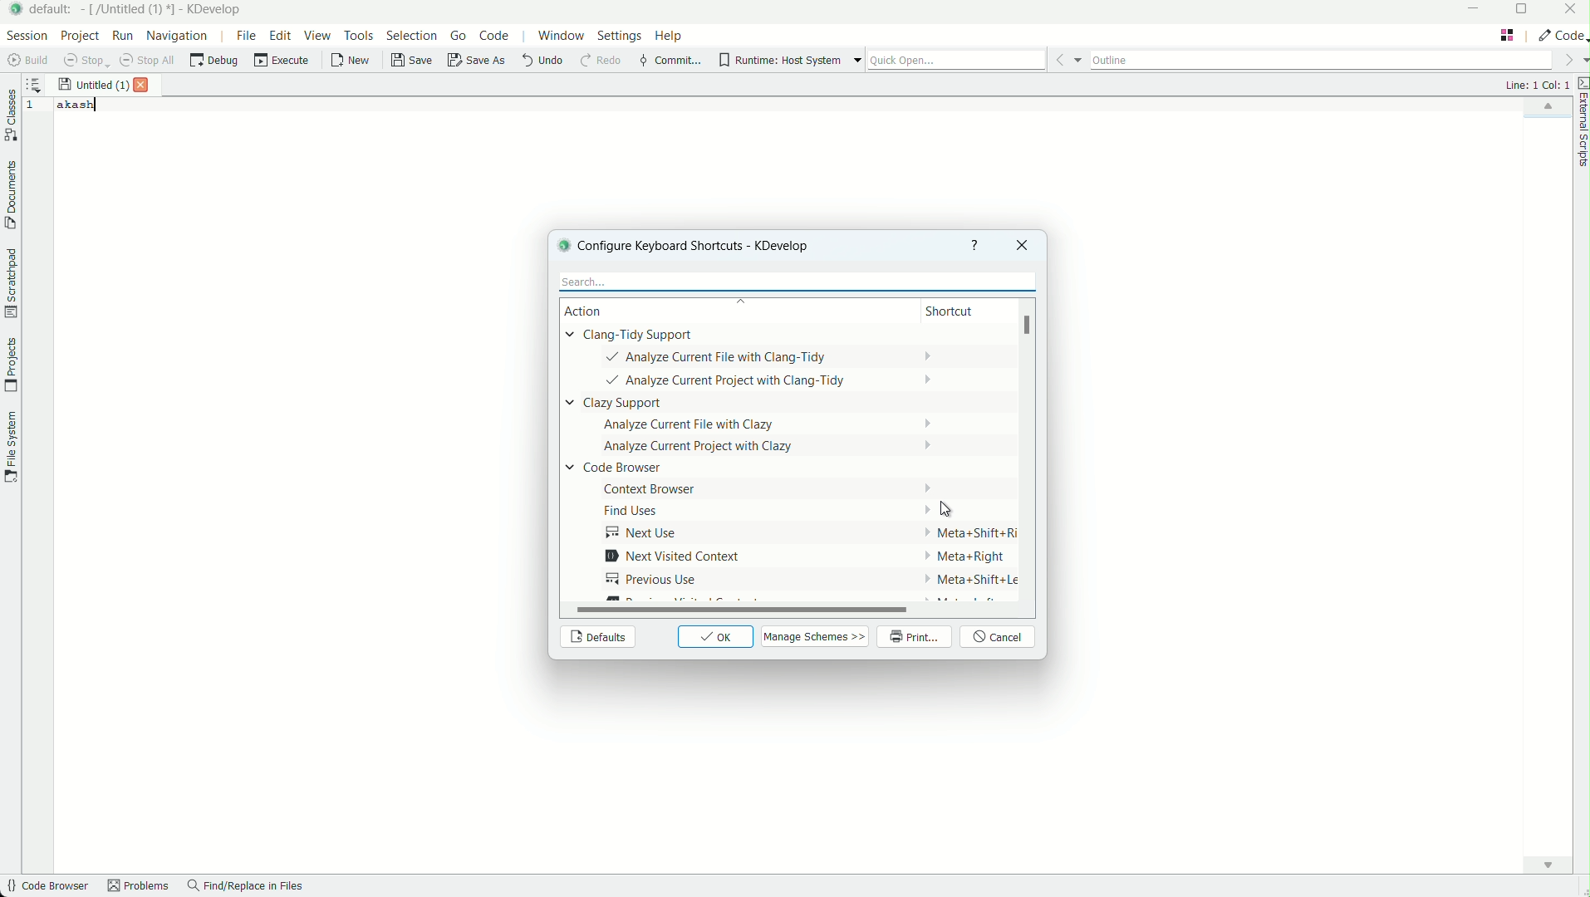  Describe the element at coordinates (320, 36) in the screenshot. I see `view menu` at that location.